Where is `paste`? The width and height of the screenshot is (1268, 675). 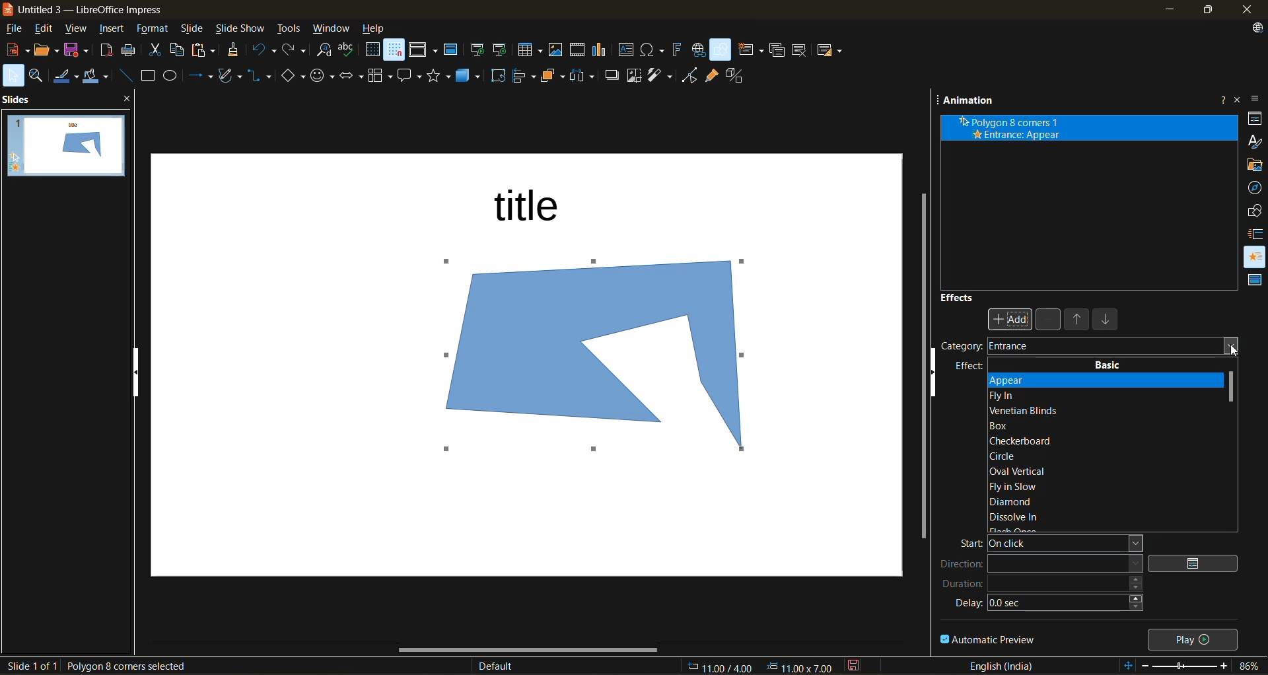 paste is located at coordinates (205, 50).